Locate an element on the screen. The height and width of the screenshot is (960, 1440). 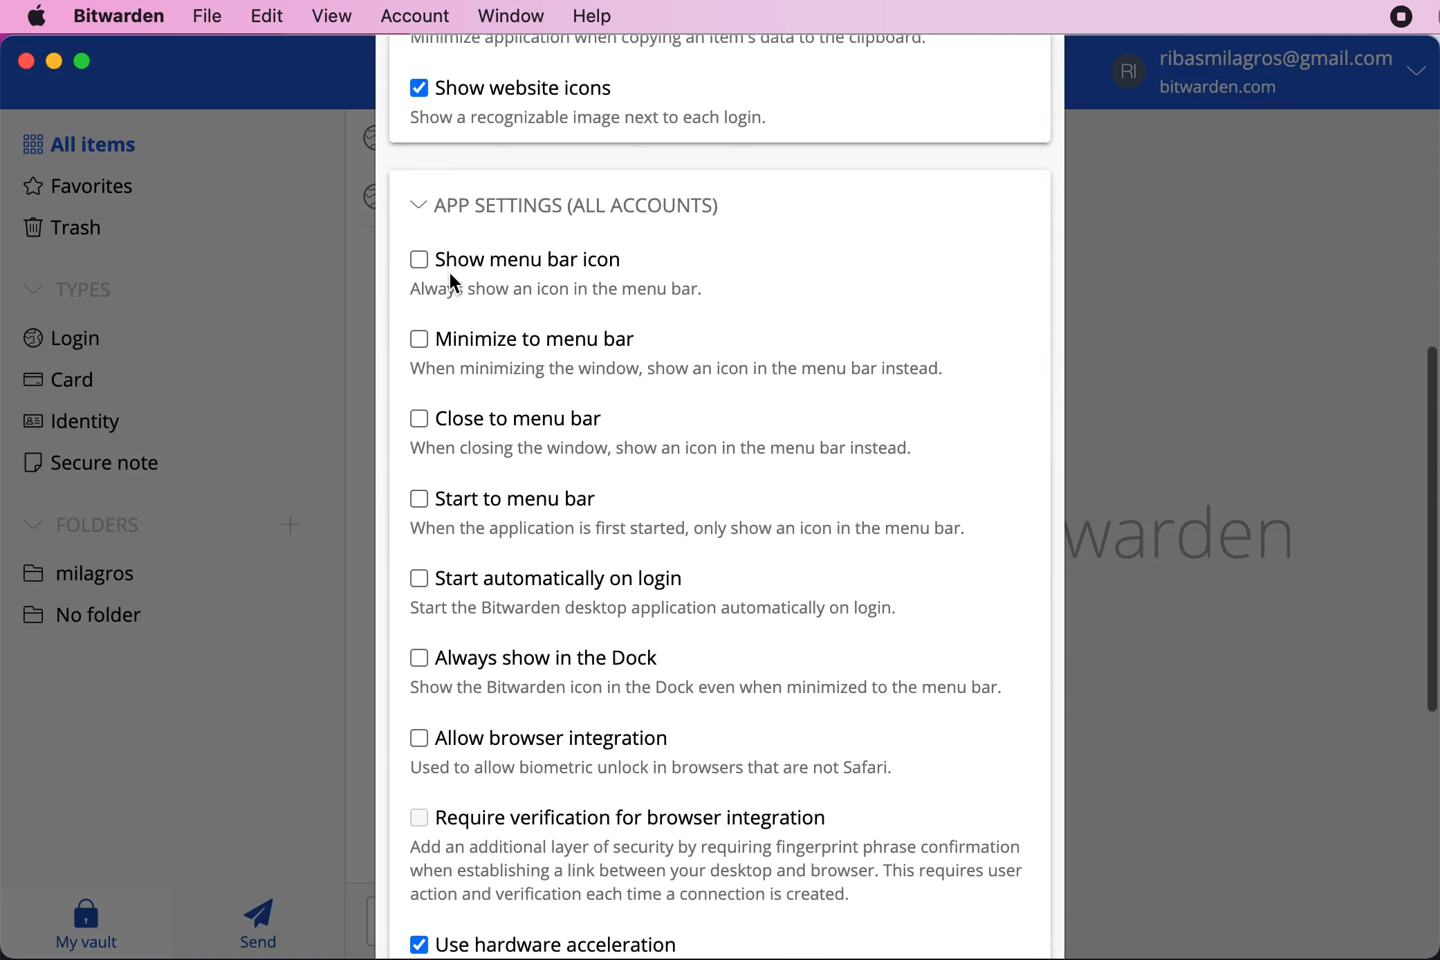
Cursor is located at coordinates (454, 284).